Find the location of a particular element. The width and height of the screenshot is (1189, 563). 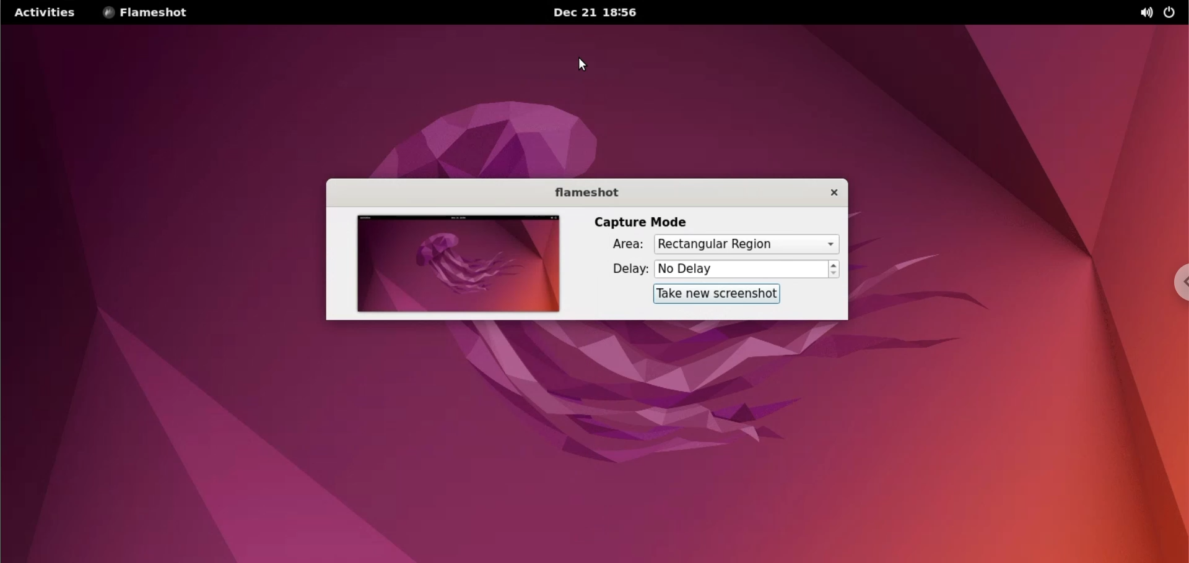

Rectangular Region is located at coordinates (745, 244).